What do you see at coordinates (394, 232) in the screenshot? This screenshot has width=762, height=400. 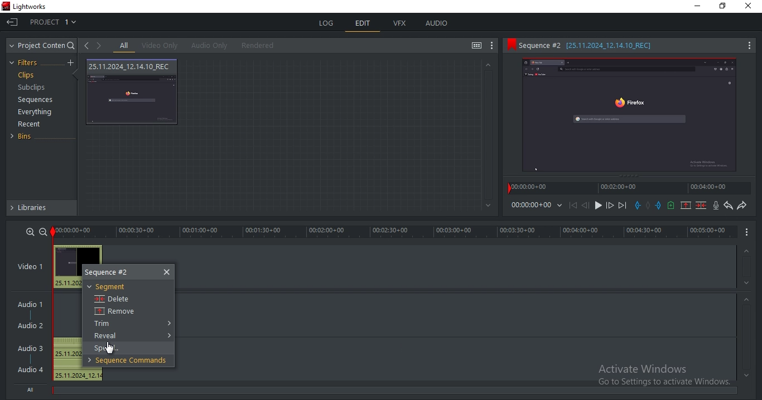 I see `timeline` at bounding box center [394, 232].